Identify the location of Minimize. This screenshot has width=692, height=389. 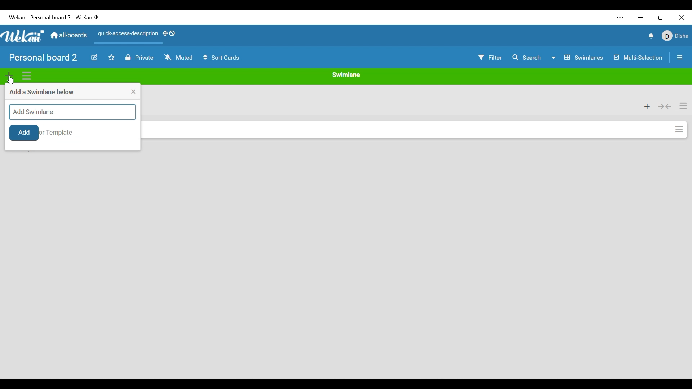
(640, 18).